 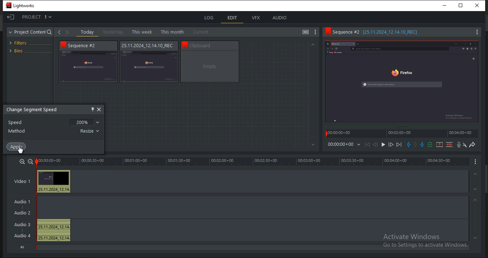 What do you see at coordinates (100, 109) in the screenshot?
I see `close` at bounding box center [100, 109].